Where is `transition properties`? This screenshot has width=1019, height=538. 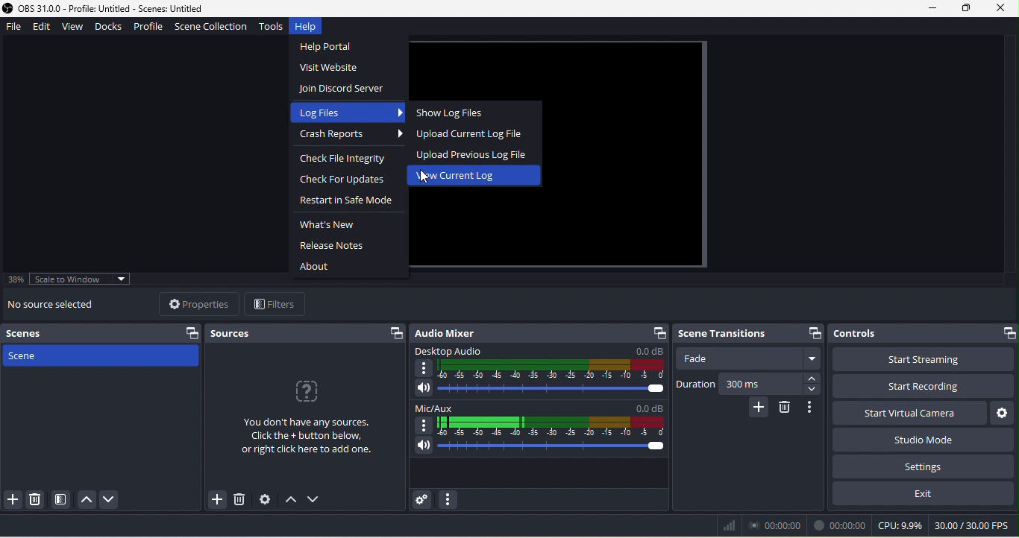 transition properties is located at coordinates (814, 408).